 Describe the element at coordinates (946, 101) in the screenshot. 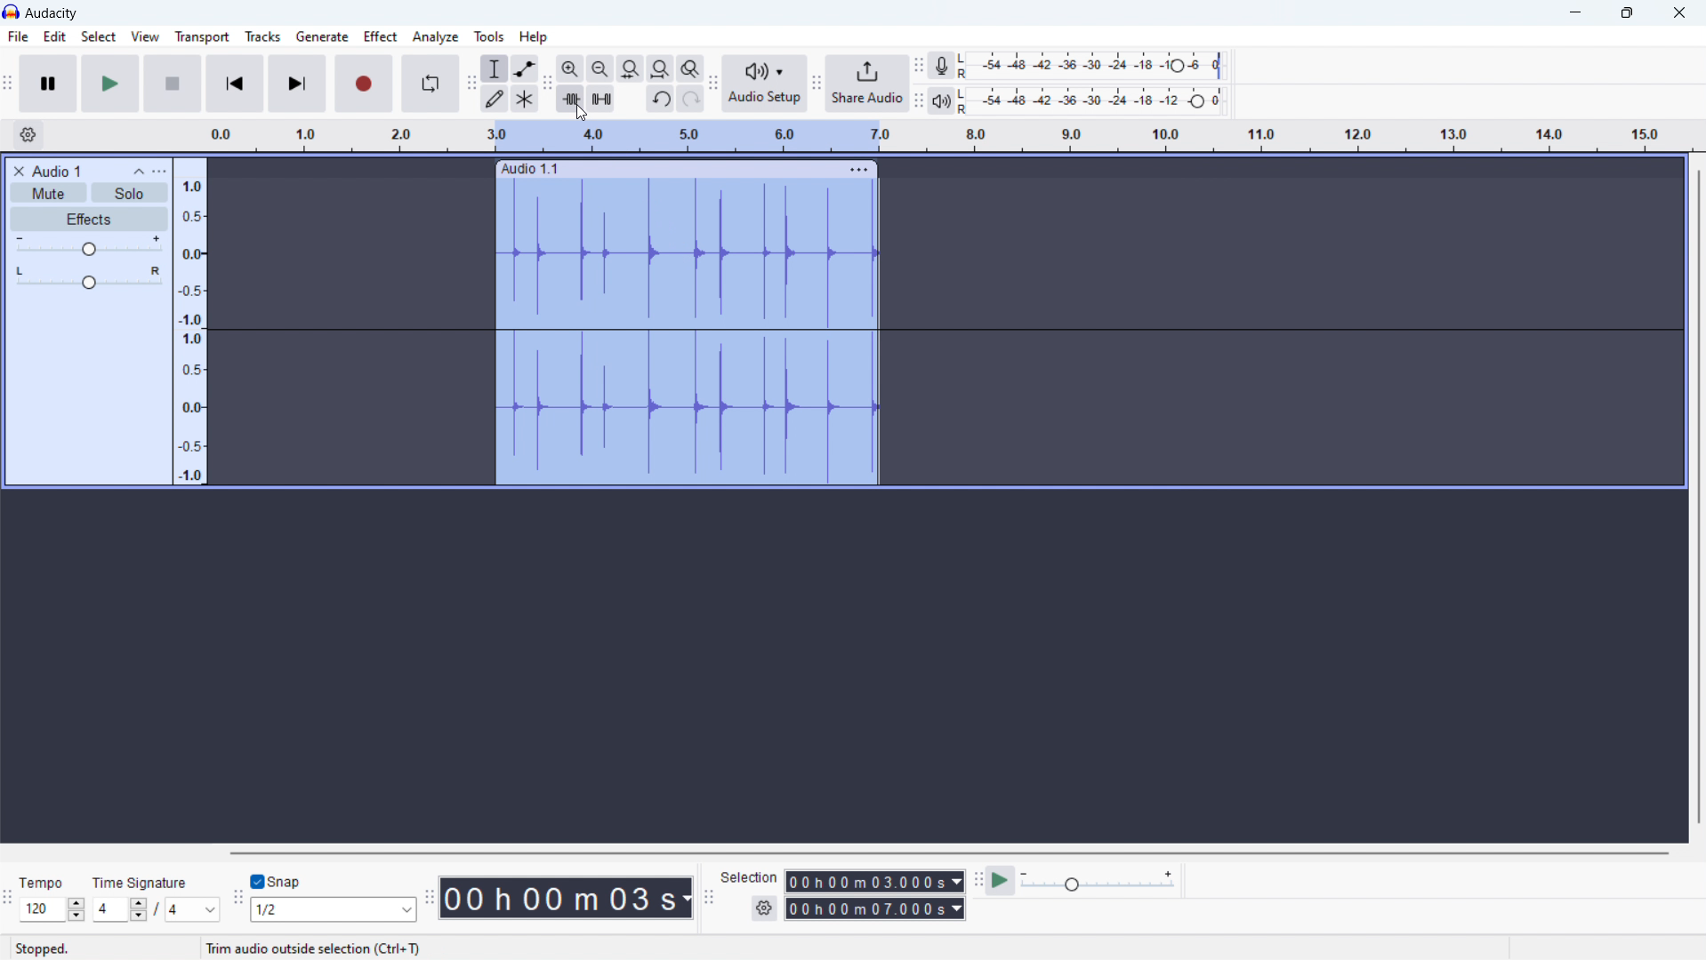

I see `playback meter` at that location.